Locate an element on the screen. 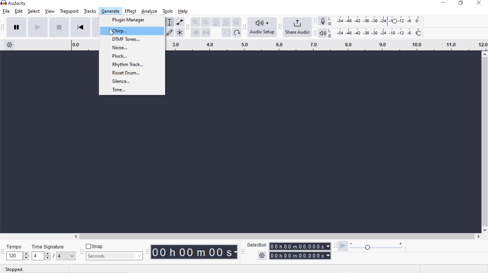 The image size is (488, 273). Recording meter toolbar is located at coordinates (315, 21).